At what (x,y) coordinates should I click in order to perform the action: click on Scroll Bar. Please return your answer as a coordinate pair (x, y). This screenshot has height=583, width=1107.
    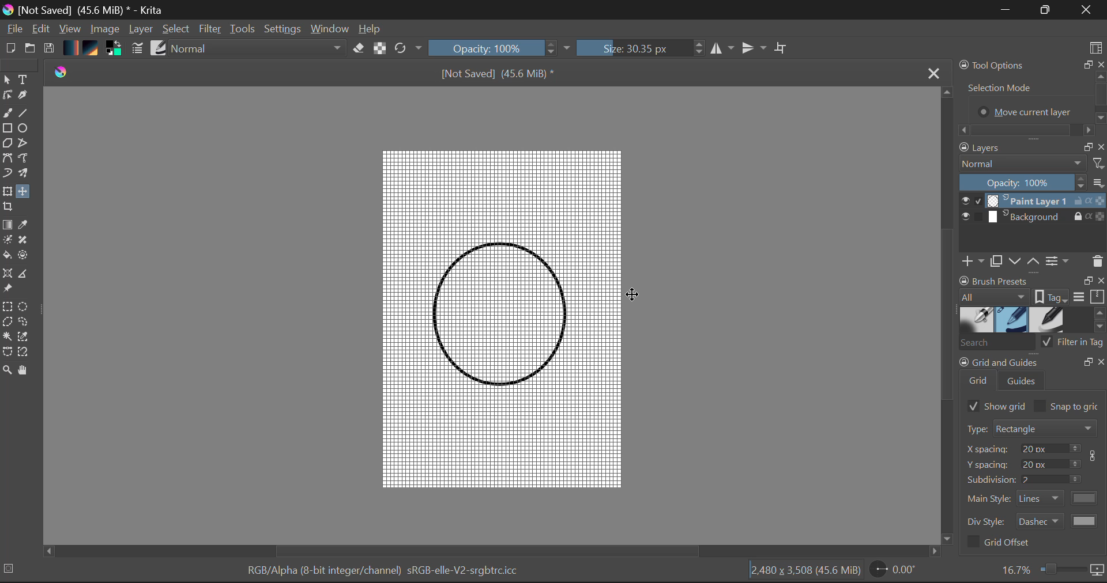
    Looking at the image, I should click on (947, 316).